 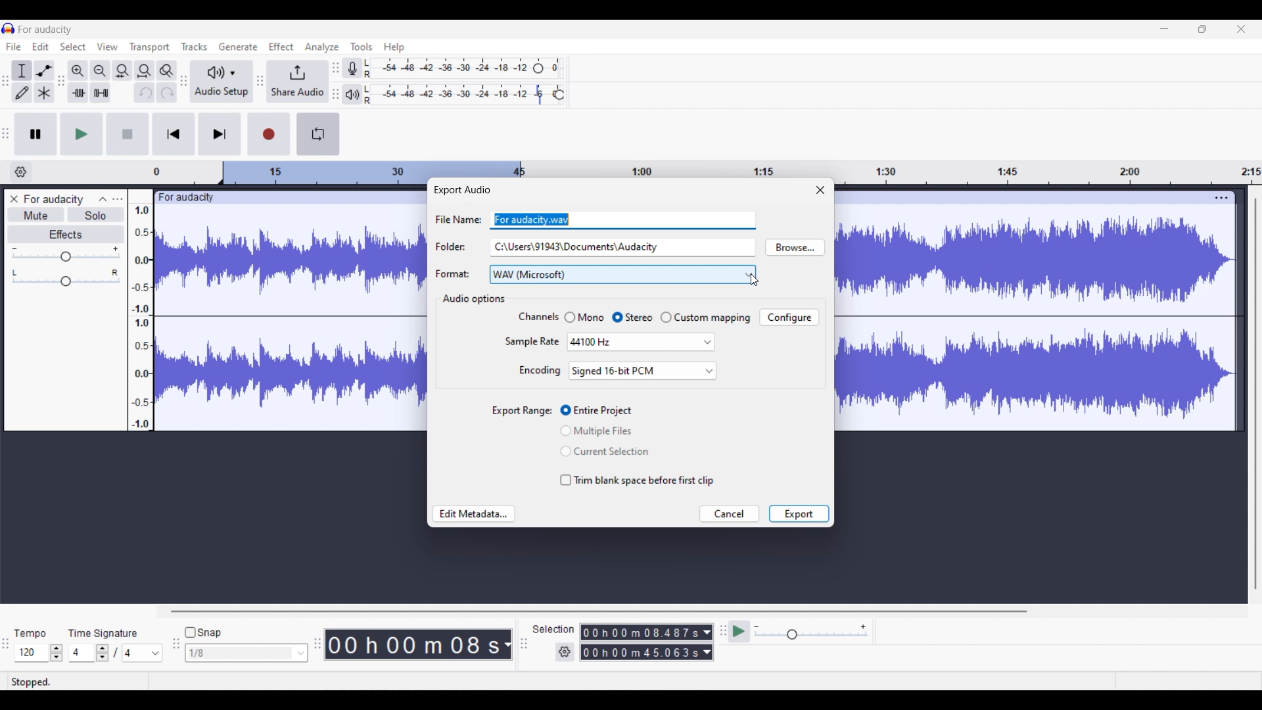 I want to click on Volume scale, so click(x=66, y=254).